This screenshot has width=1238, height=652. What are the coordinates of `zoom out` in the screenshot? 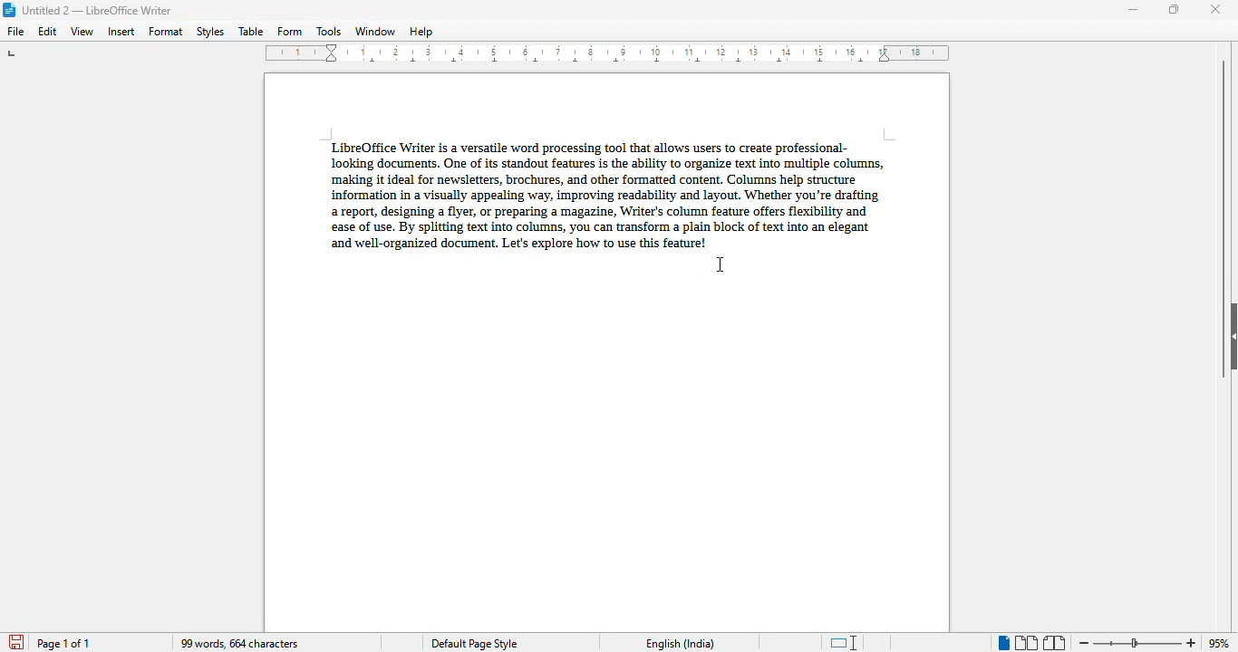 It's located at (1085, 643).